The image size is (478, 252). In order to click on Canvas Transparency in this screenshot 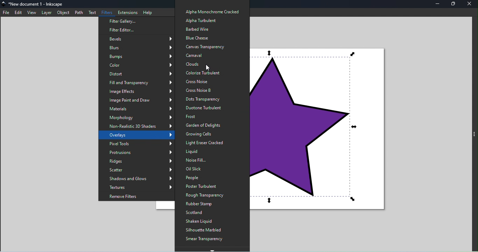, I will do `click(207, 46)`.